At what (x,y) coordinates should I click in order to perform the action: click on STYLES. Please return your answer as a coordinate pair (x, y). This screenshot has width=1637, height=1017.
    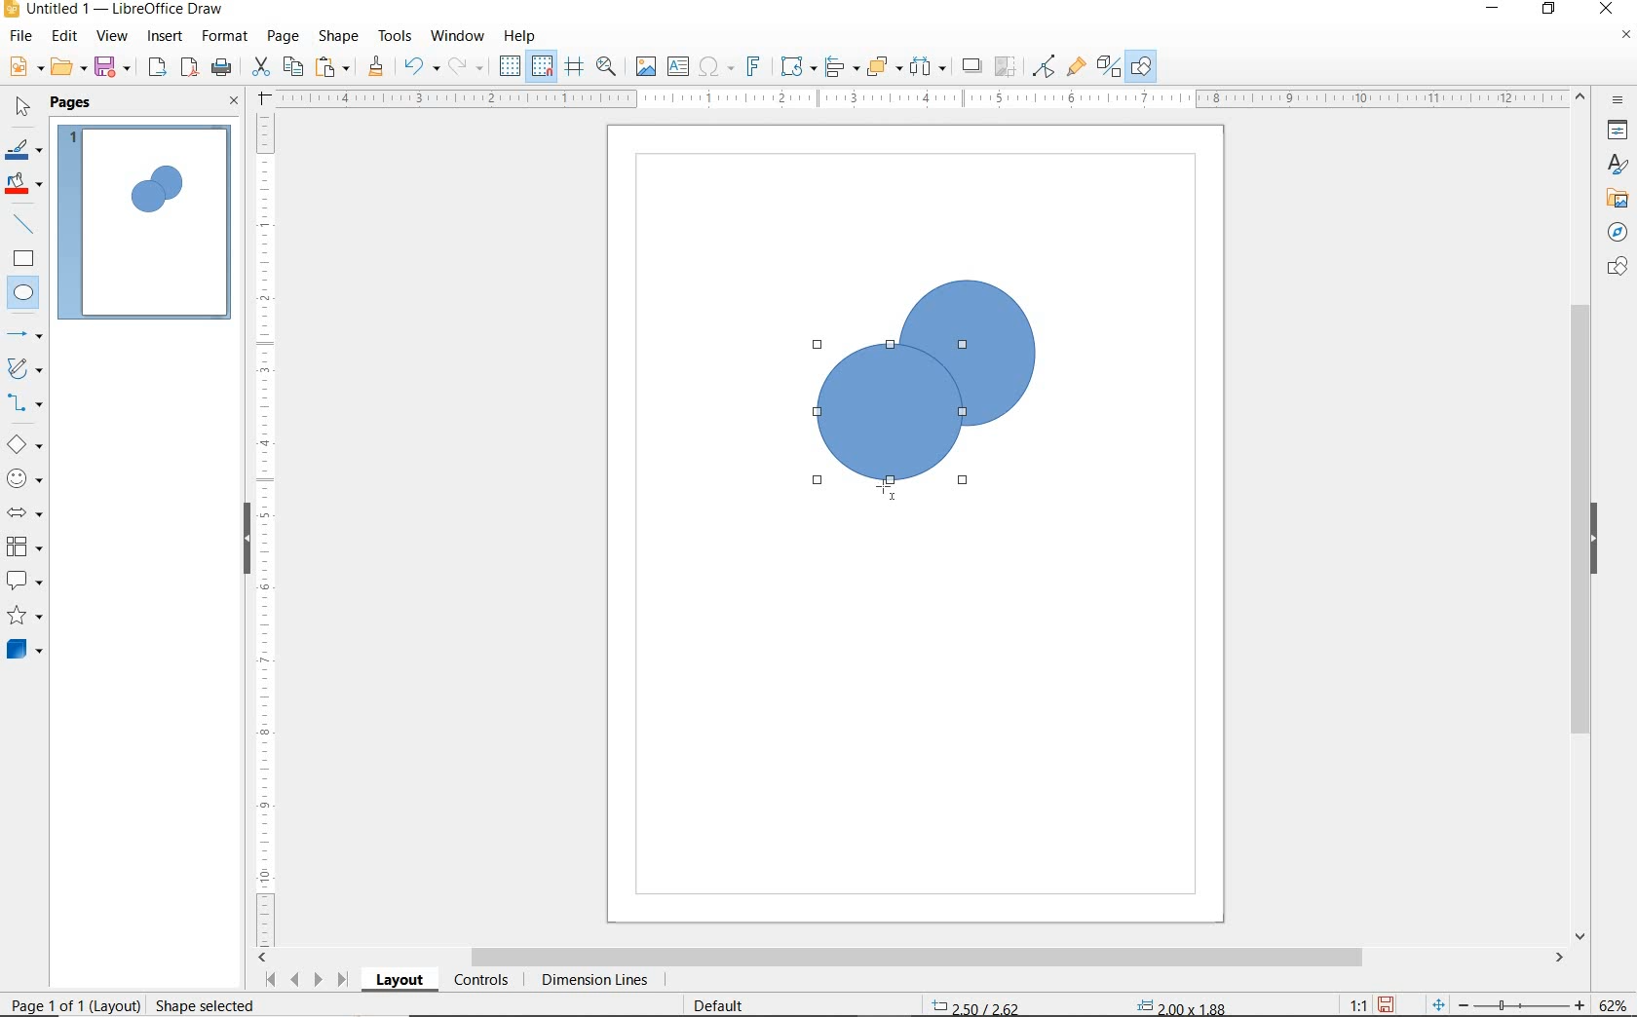
    Looking at the image, I should click on (1613, 168).